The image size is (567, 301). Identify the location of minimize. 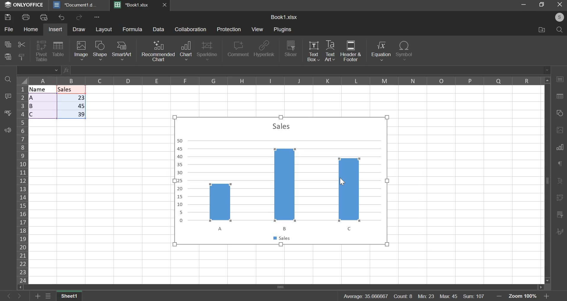
(523, 5).